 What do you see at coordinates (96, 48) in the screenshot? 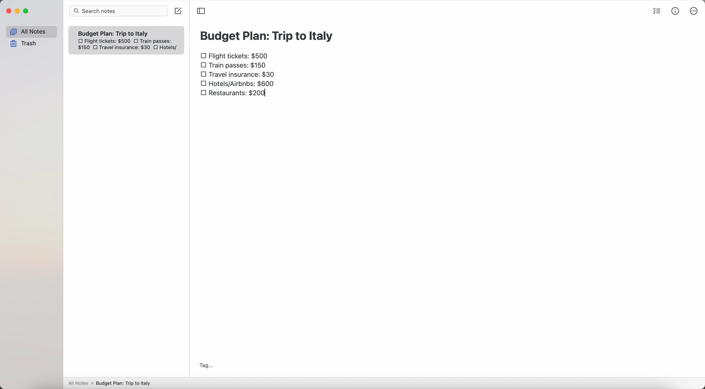
I see `checkbox` at bounding box center [96, 48].